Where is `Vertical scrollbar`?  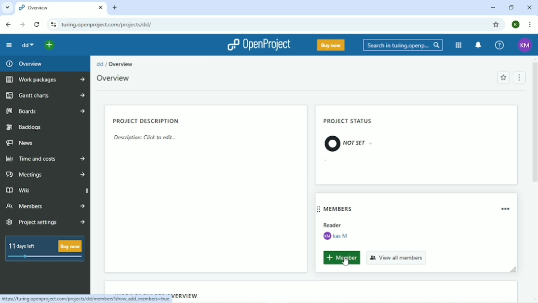 Vertical scrollbar is located at coordinates (535, 125).